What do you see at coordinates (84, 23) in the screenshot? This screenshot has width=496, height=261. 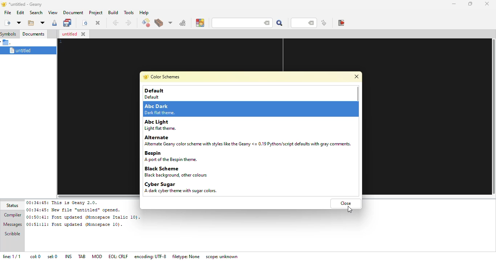 I see `reload` at bounding box center [84, 23].